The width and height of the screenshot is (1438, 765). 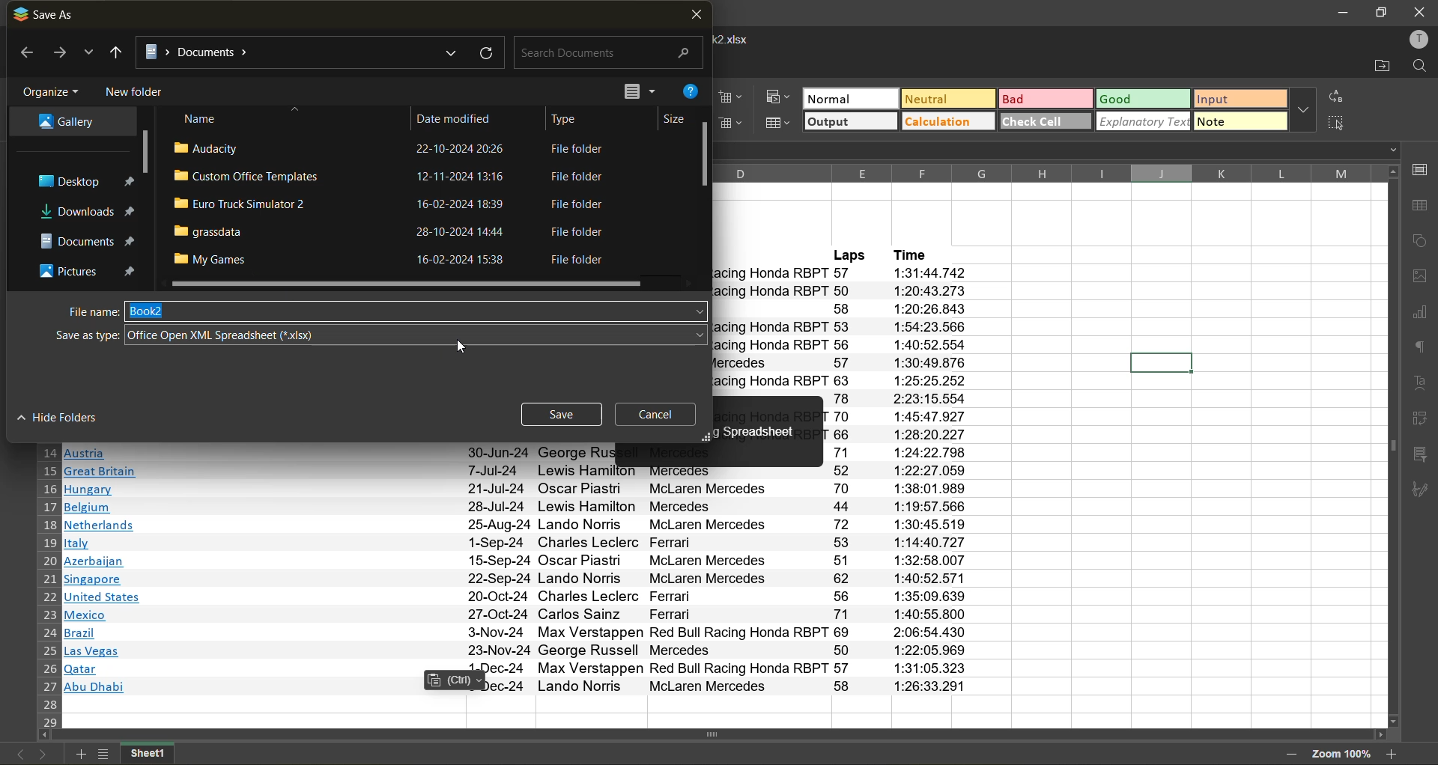 I want to click on previous, so click(x=17, y=755).